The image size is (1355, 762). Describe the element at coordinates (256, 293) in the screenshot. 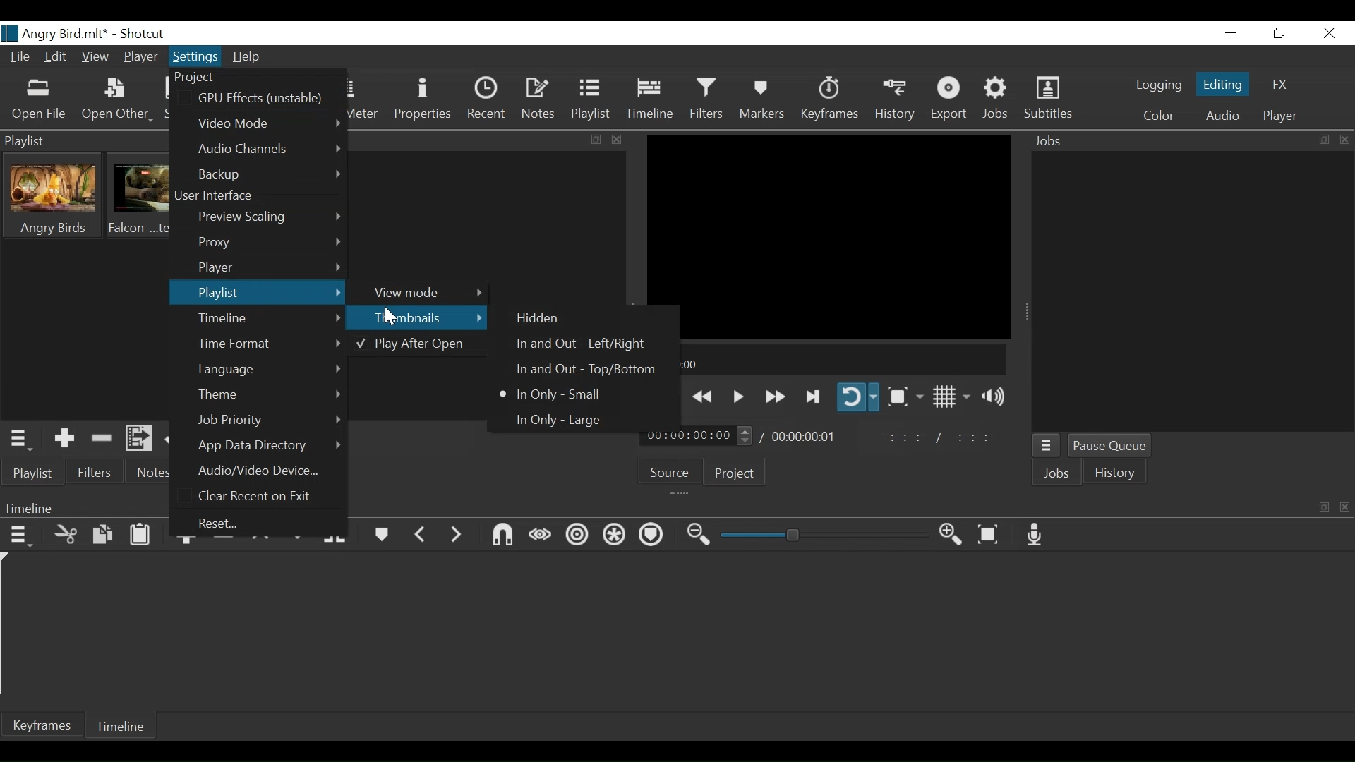

I see `Playlist` at that location.